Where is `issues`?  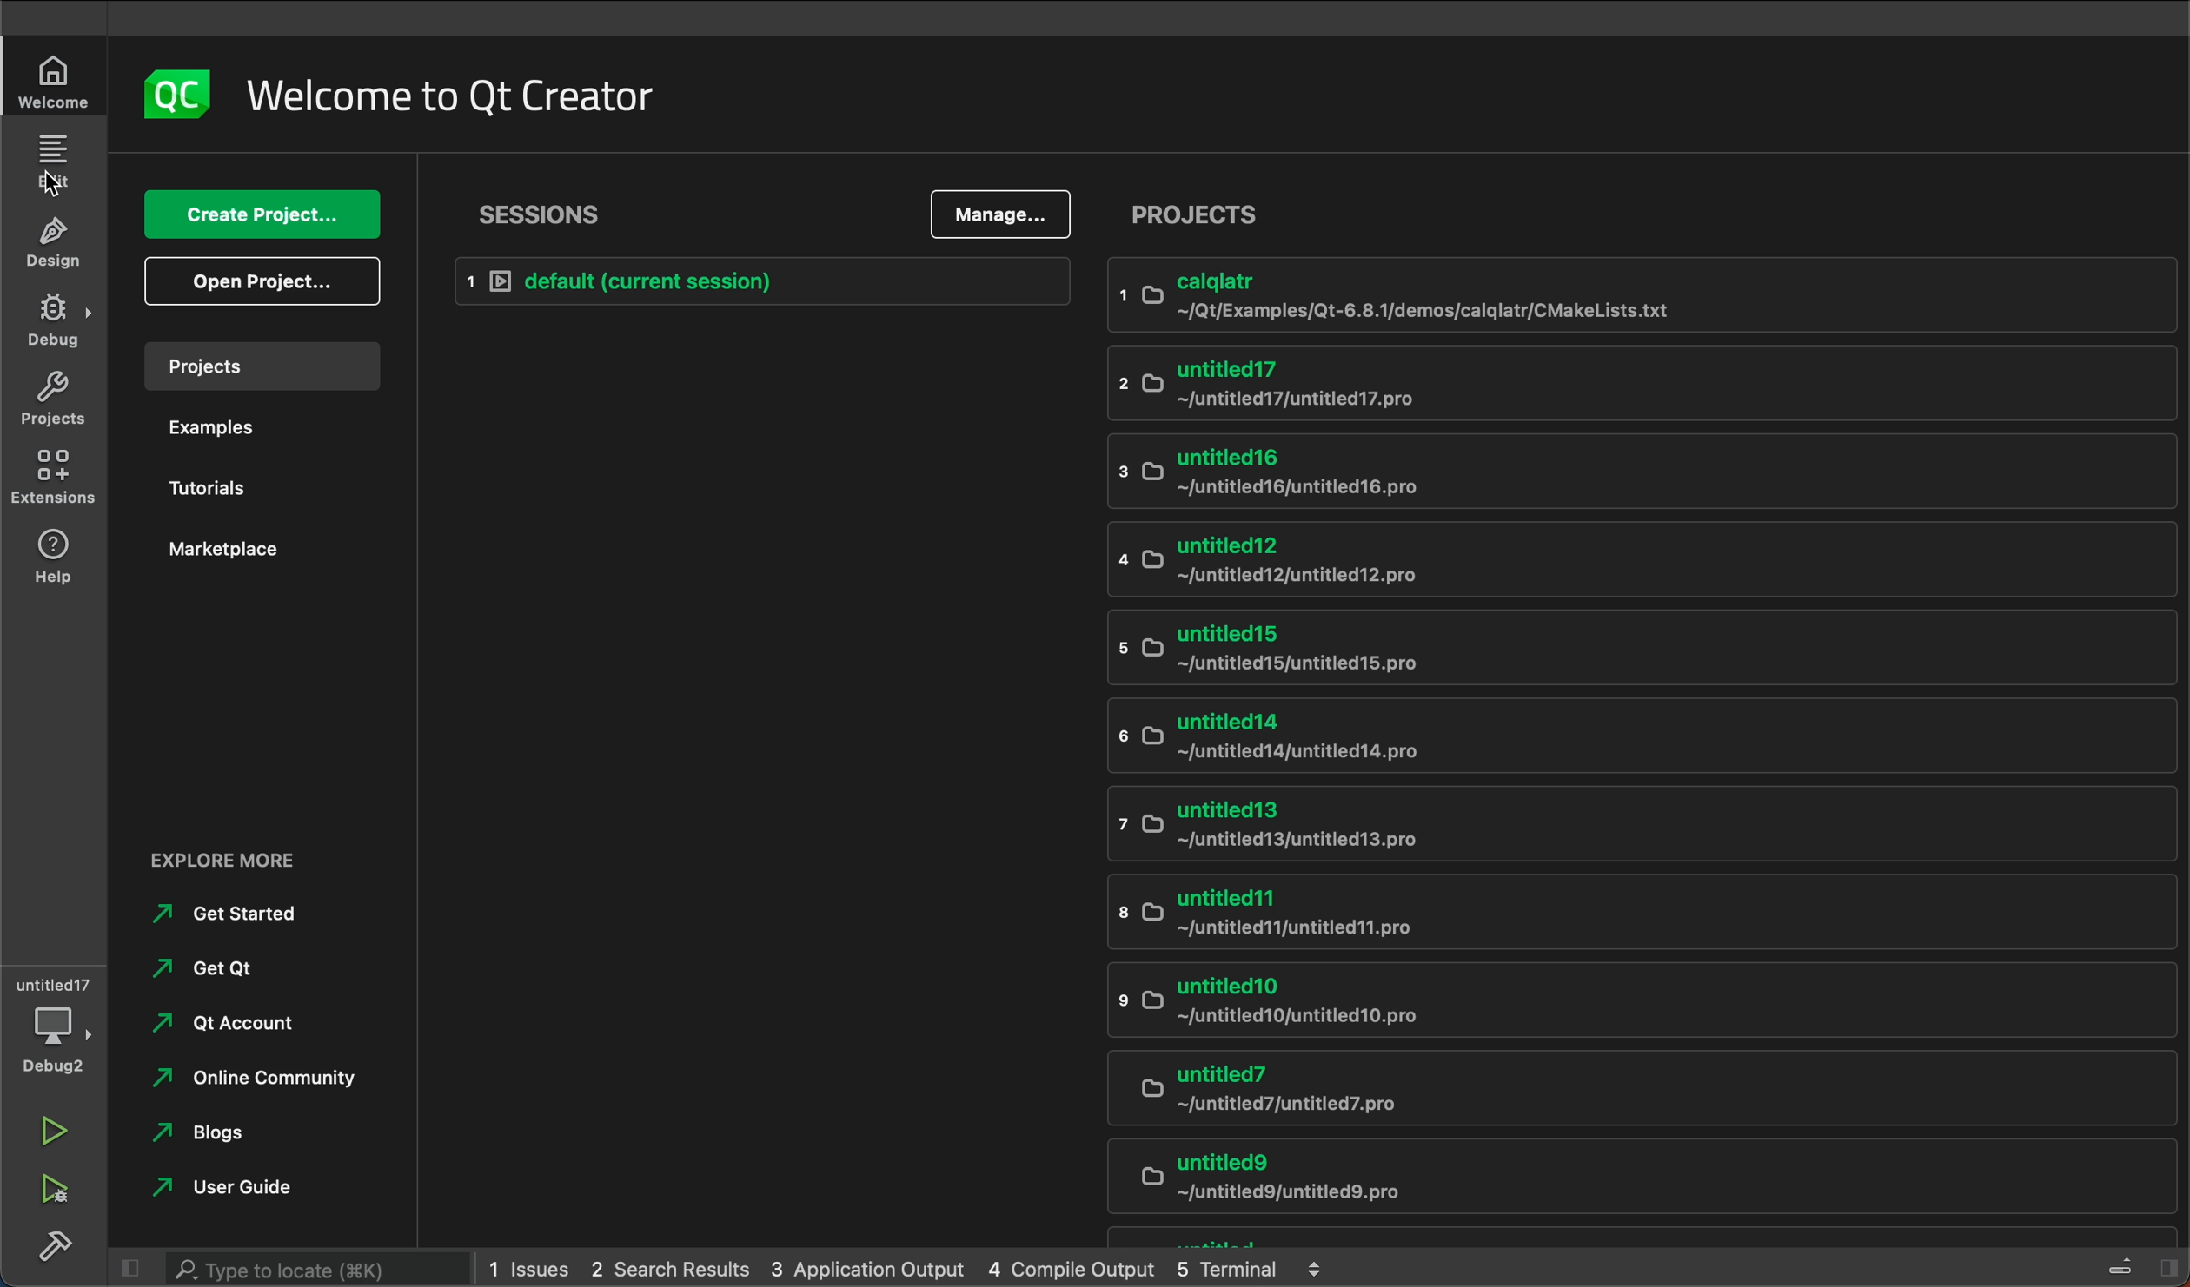 issues is located at coordinates (530, 1267).